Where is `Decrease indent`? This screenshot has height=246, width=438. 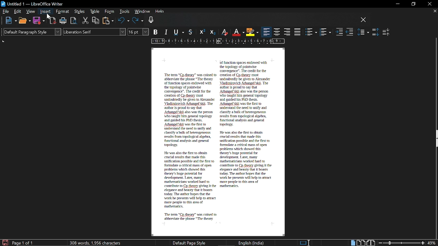
Decrease indent is located at coordinates (350, 32).